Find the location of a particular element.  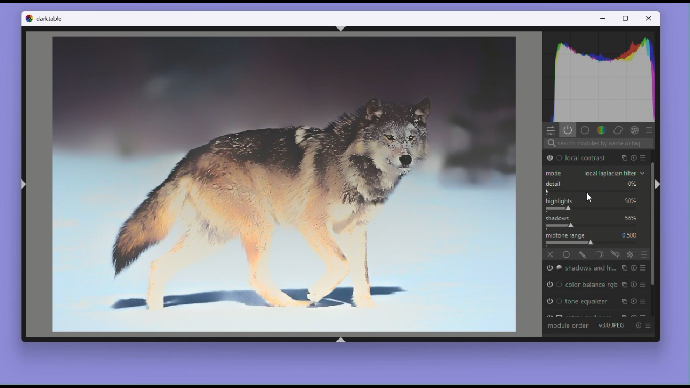

Parametric mask is located at coordinates (598, 255).